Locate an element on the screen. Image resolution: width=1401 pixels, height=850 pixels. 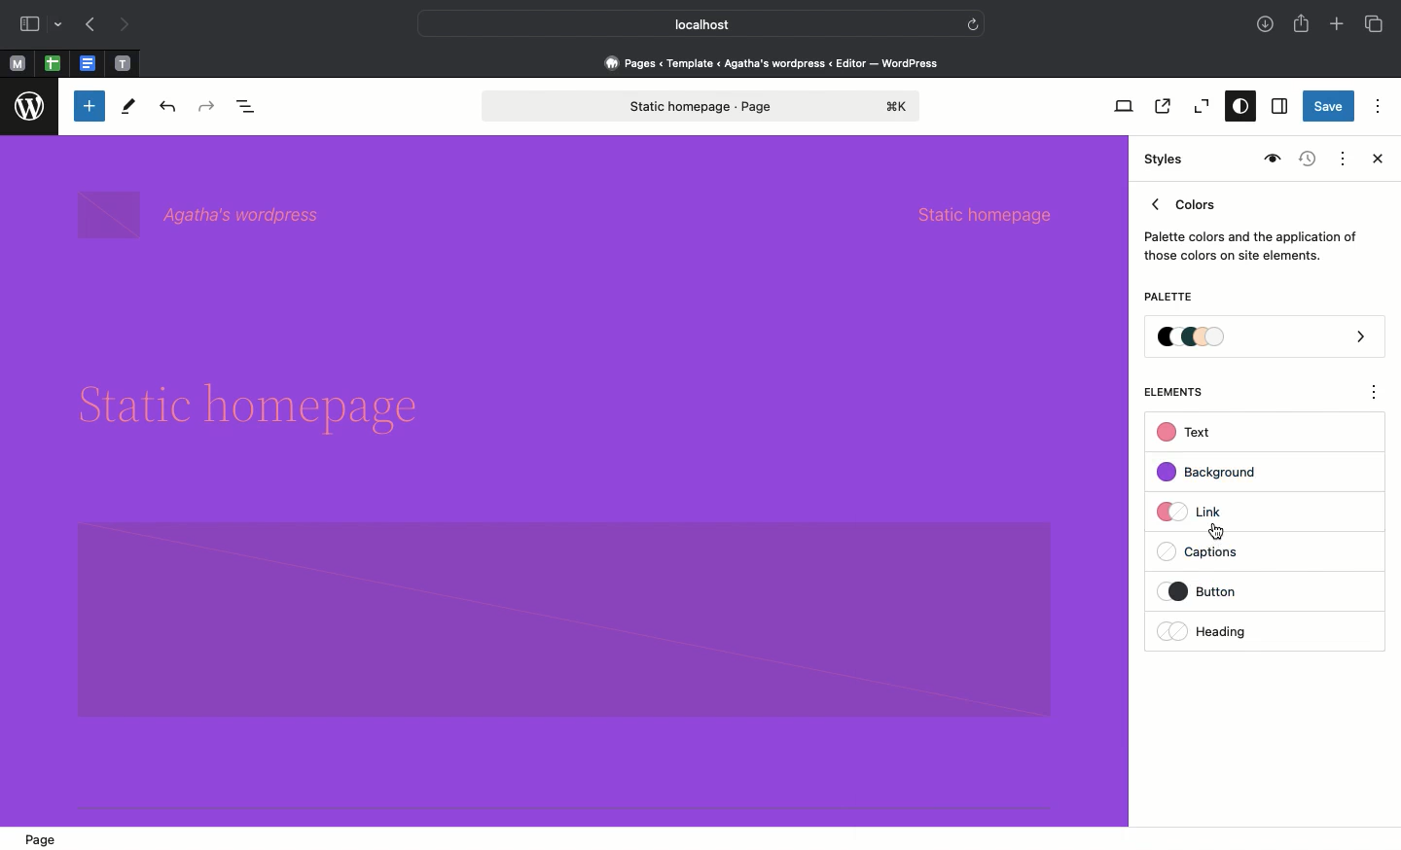
Pinned tab is located at coordinates (90, 64).